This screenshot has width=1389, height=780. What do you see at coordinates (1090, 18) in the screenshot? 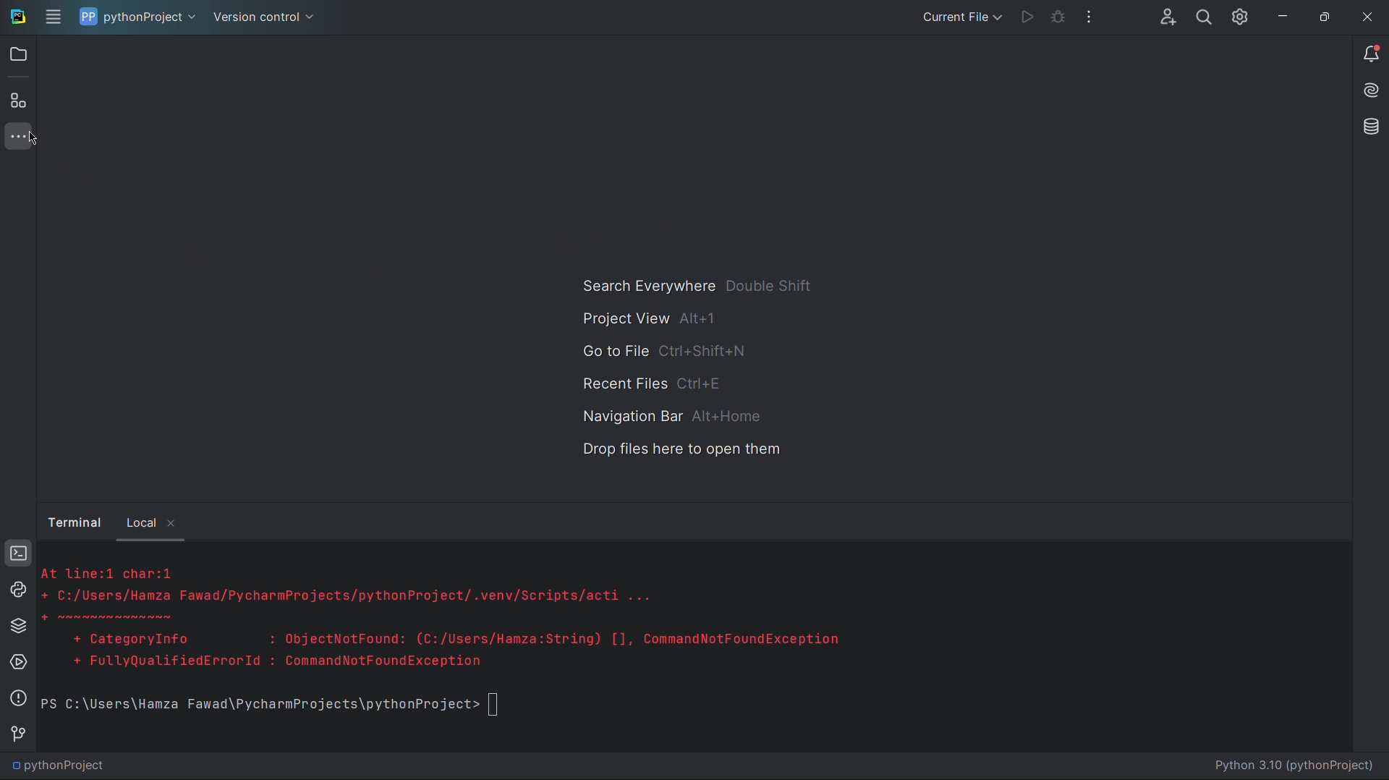
I see `More` at bounding box center [1090, 18].